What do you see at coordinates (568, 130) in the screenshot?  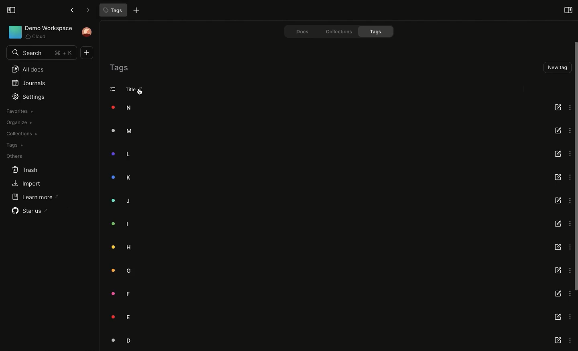 I see `Options` at bounding box center [568, 130].